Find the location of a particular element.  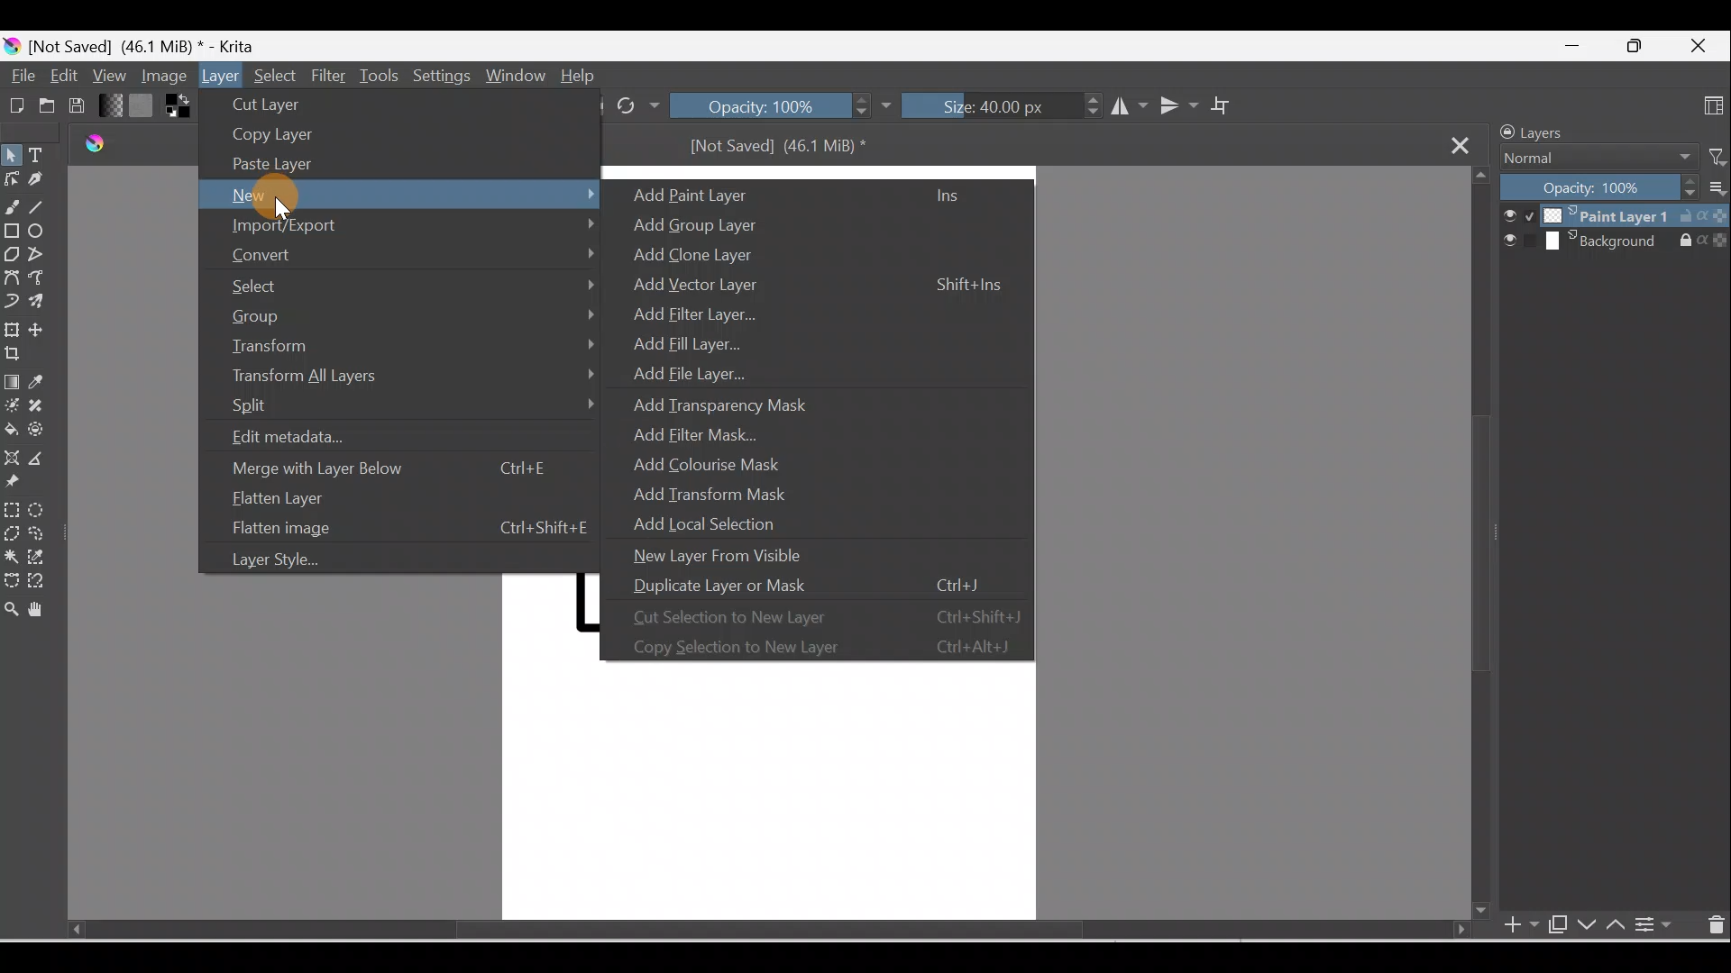

Draw a gradient is located at coordinates (13, 383).